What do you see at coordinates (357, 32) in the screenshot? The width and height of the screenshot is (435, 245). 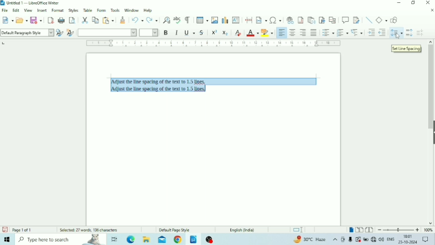 I see `Select Outline Format` at bounding box center [357, 32].